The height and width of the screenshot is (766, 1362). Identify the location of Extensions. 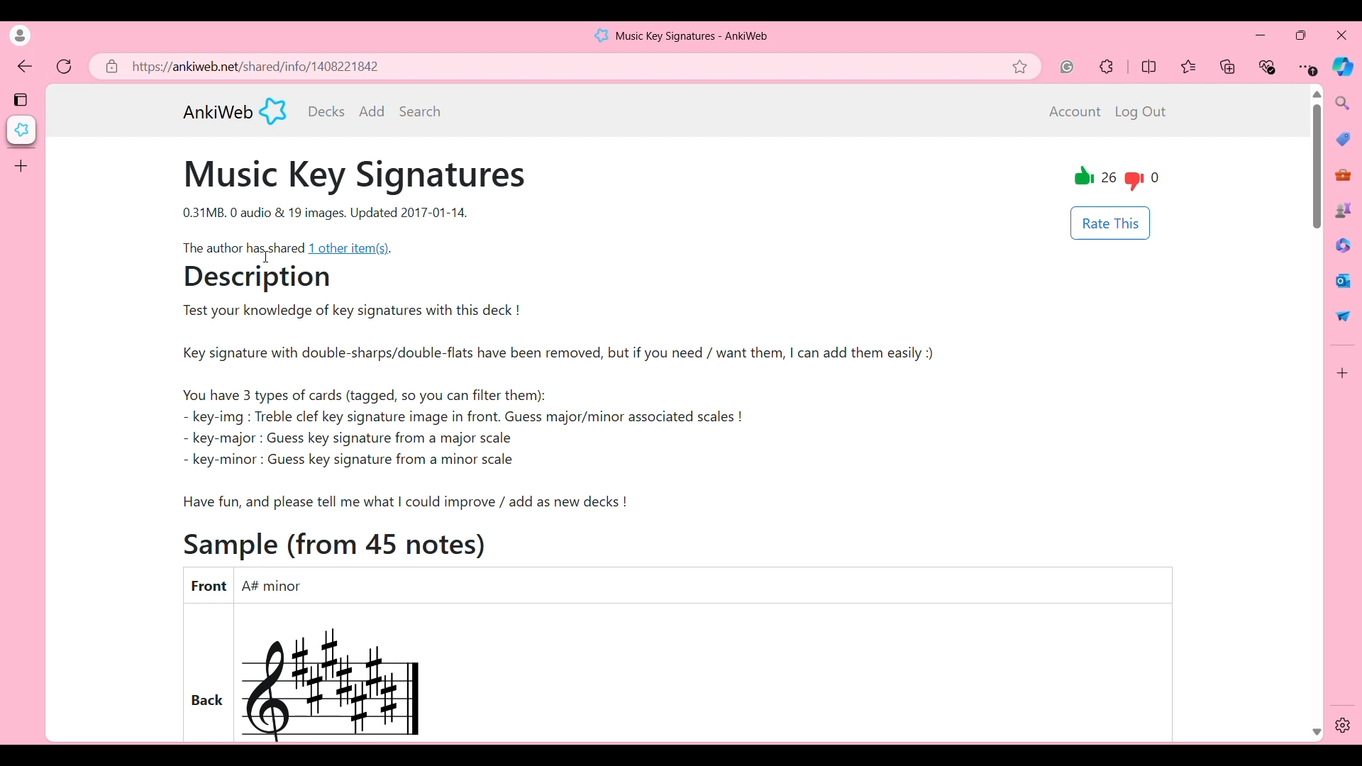
(1107, 67).